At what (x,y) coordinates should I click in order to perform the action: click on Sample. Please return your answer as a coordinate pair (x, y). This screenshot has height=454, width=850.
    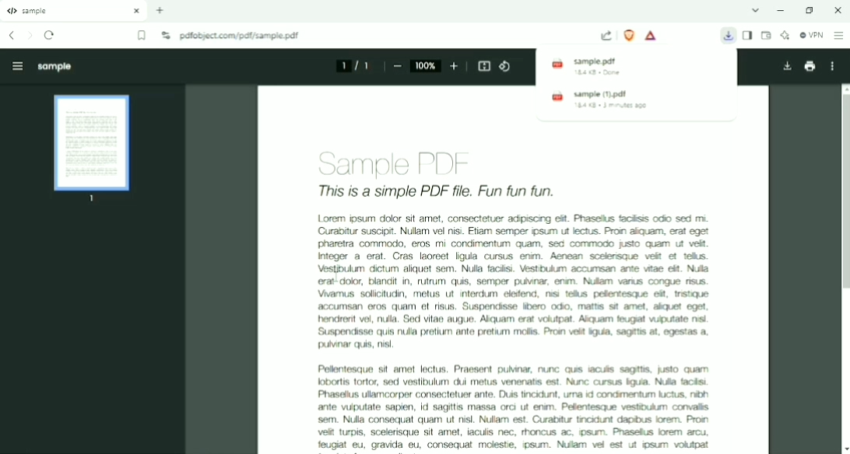
    Looking at the image, I should click on (54, 67).